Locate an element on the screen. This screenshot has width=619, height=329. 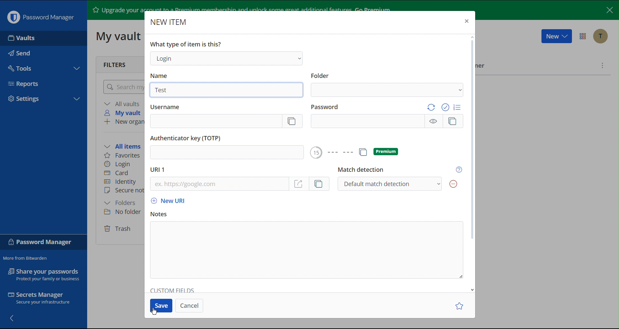
Search my vault is located at coordinates (123, 87).